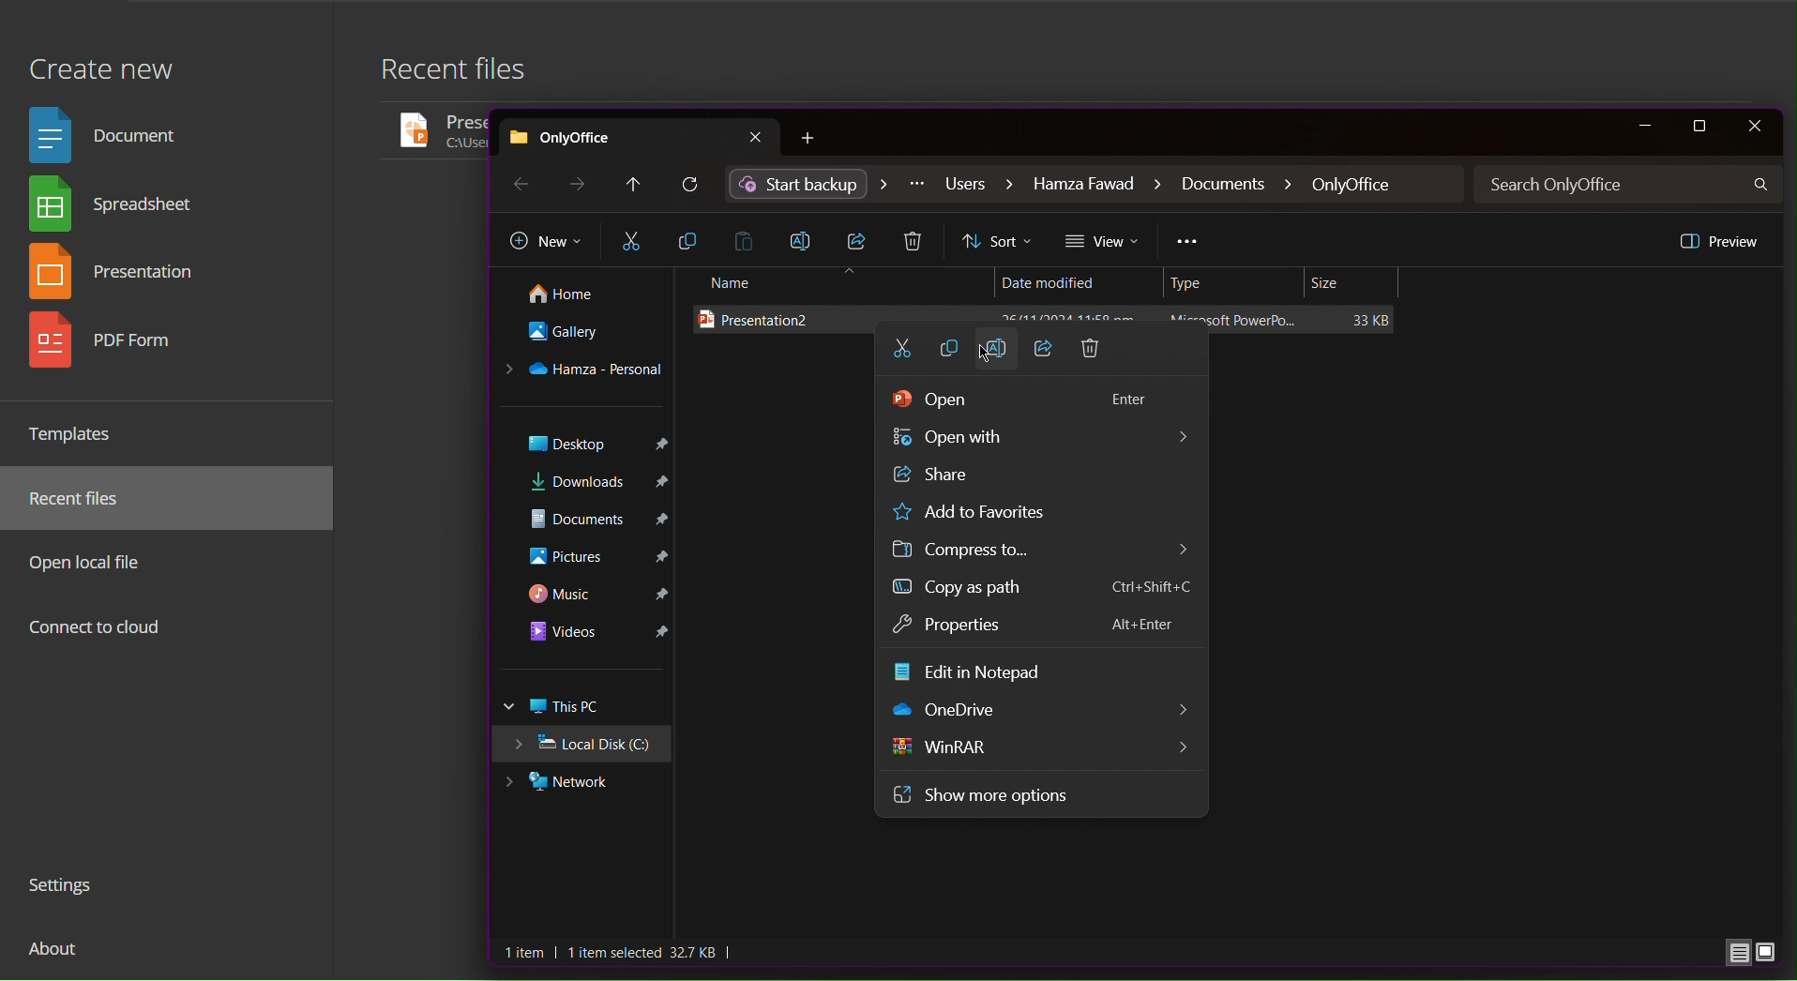 Image resolution: width=1797 pixels, height=981 pixels. Describe the element at coordinates (1717, 240) in the screenshot. I see `Preview` at that location.